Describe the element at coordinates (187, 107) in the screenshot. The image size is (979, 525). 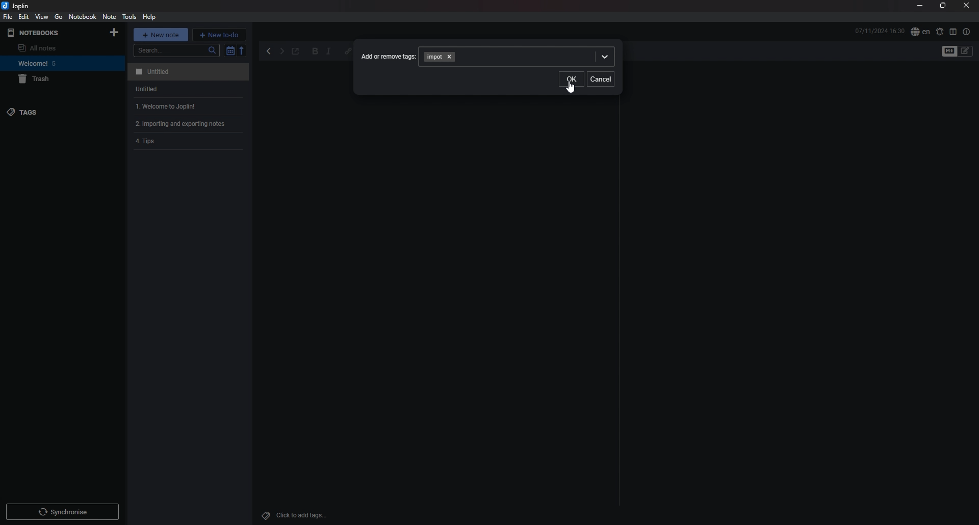
I see `note` at that location.